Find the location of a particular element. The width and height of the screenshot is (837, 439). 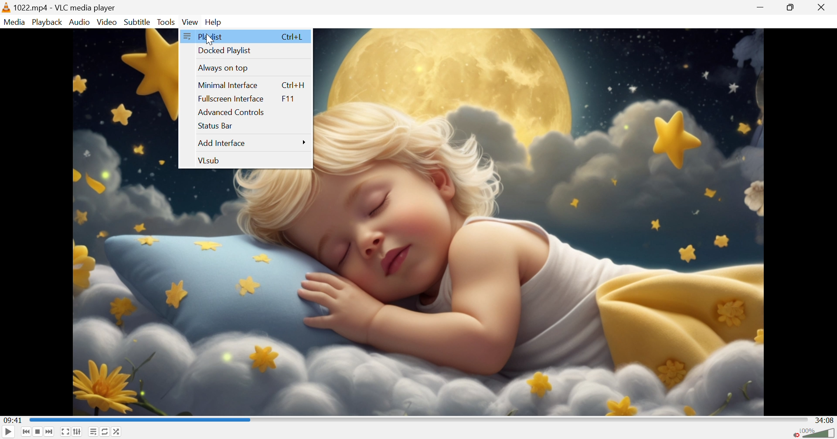

Minimize is located at coordinates (760, 7).